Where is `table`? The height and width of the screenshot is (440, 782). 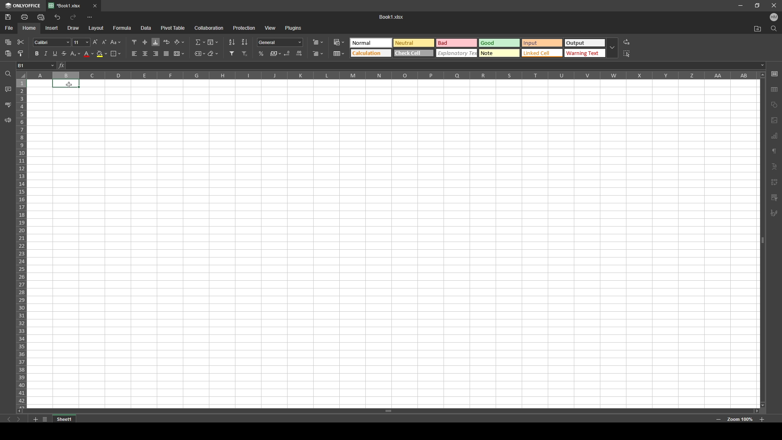
table is located at coordinates (775, 88).